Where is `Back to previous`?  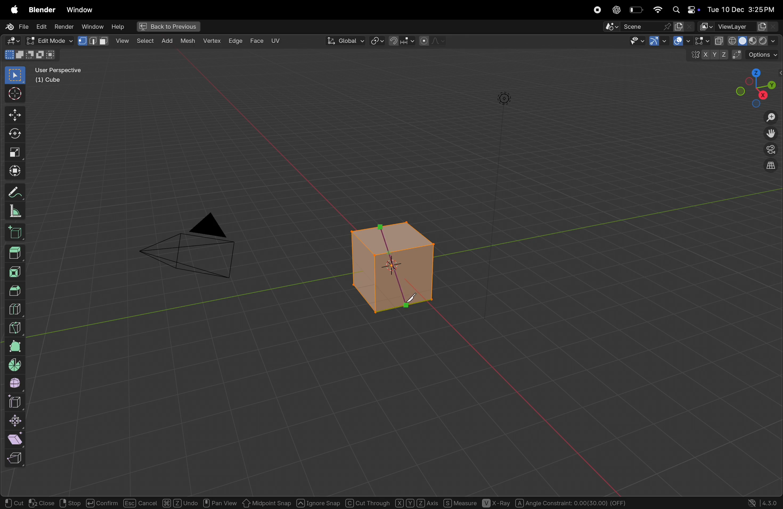 Back to previous is located at coordinates (166, 27).